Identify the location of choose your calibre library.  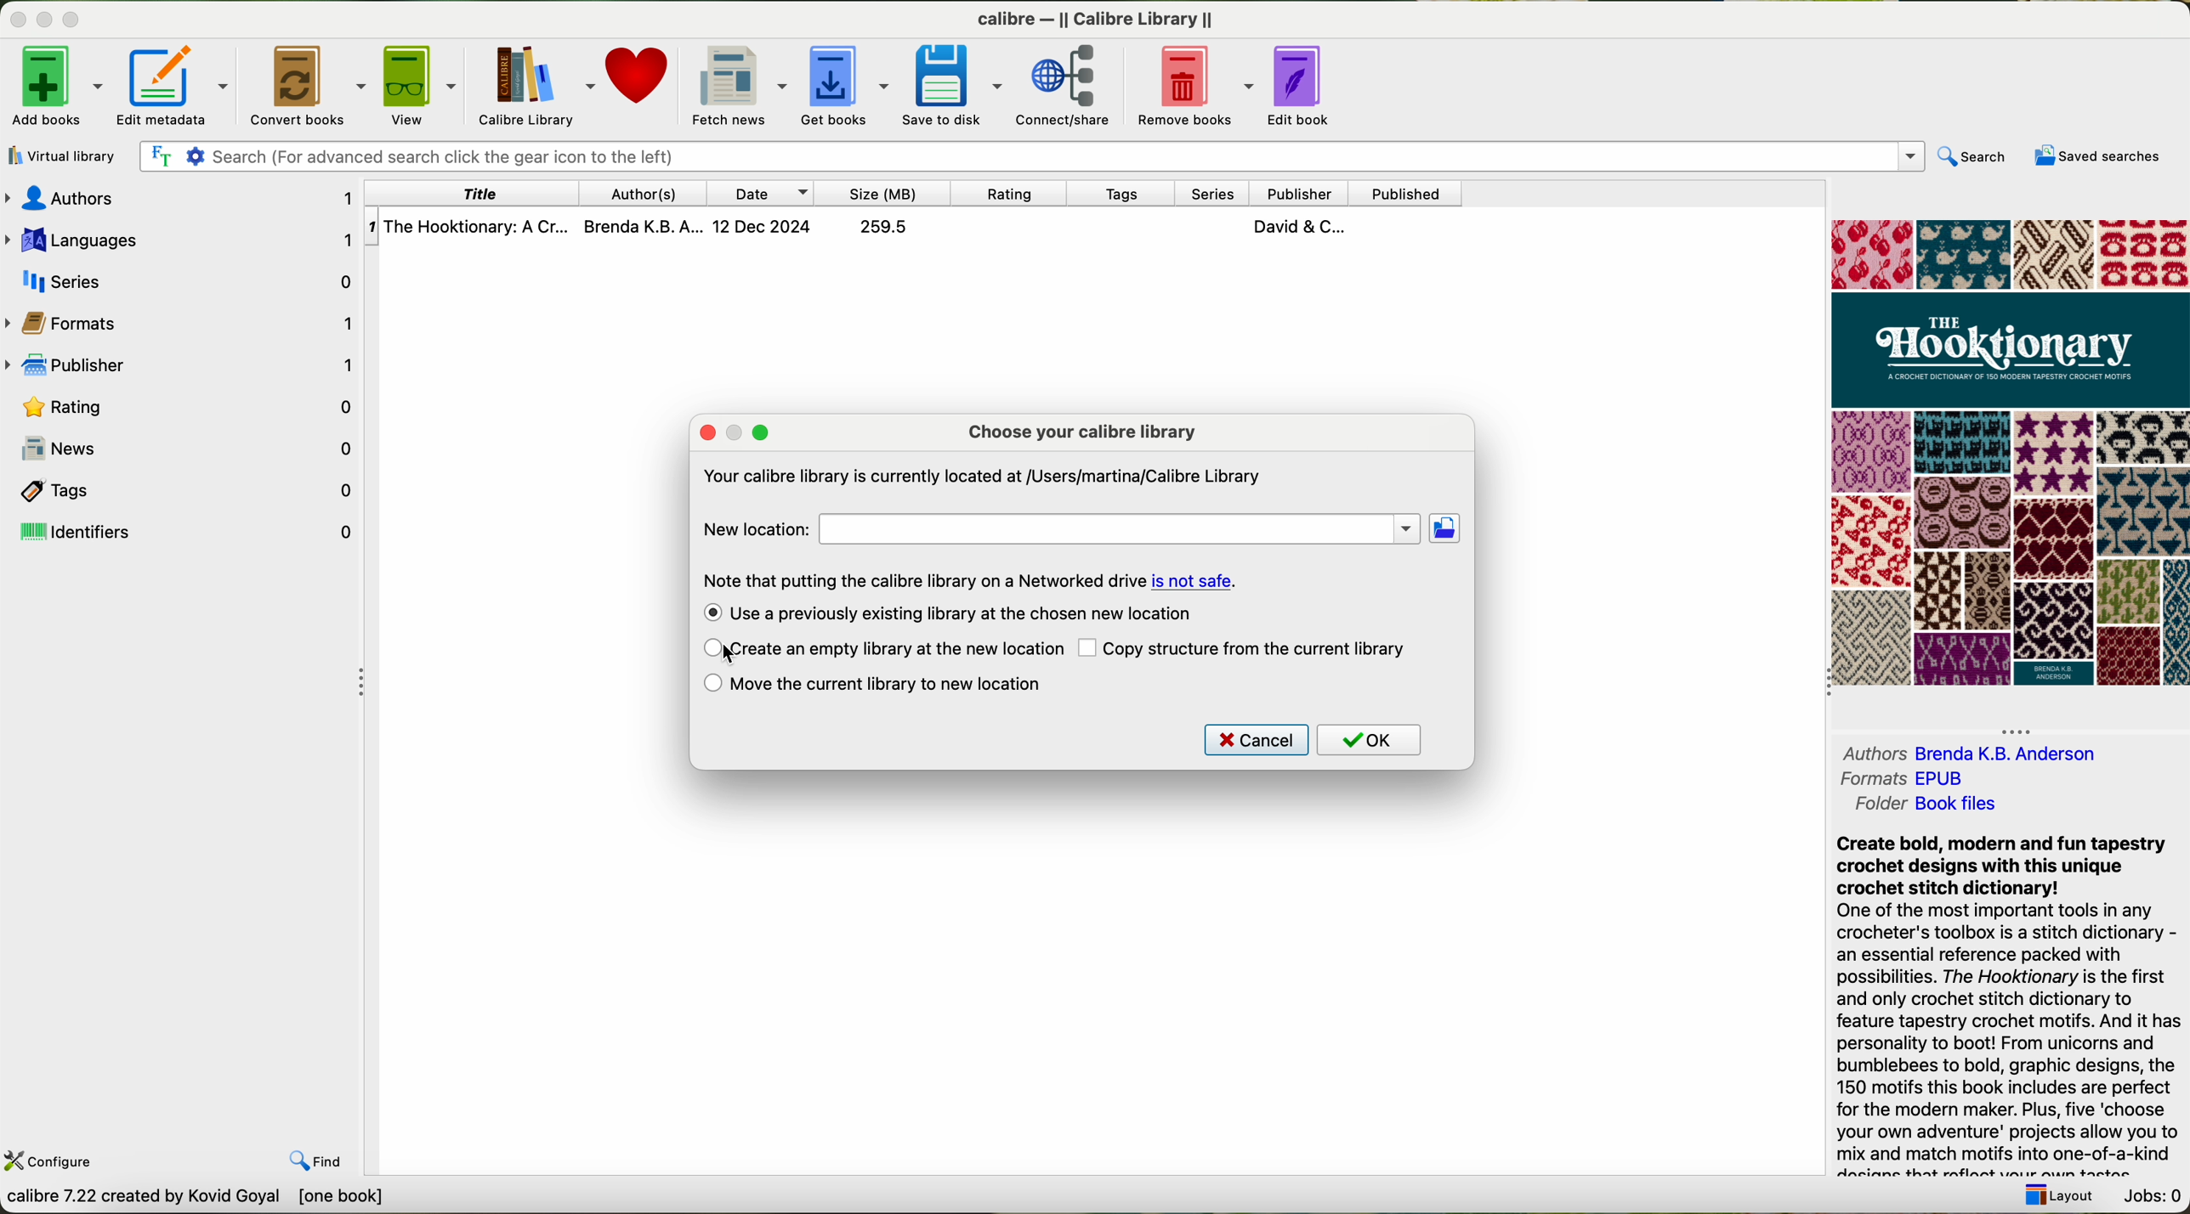
(1080, 434).